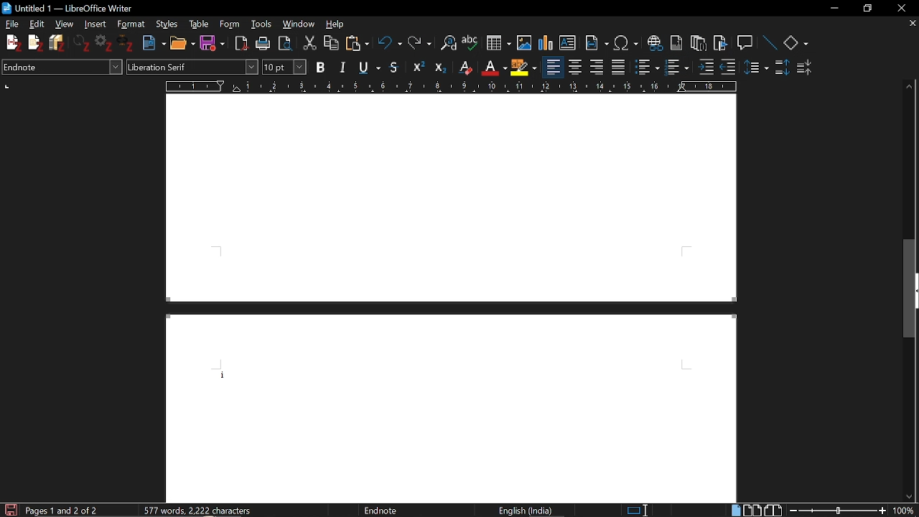 Image resolution: width=919 pixels, height=517 pixels. Describe the element at coordinates (569, 43) in the screenshot. I see `Insert text` at that location.